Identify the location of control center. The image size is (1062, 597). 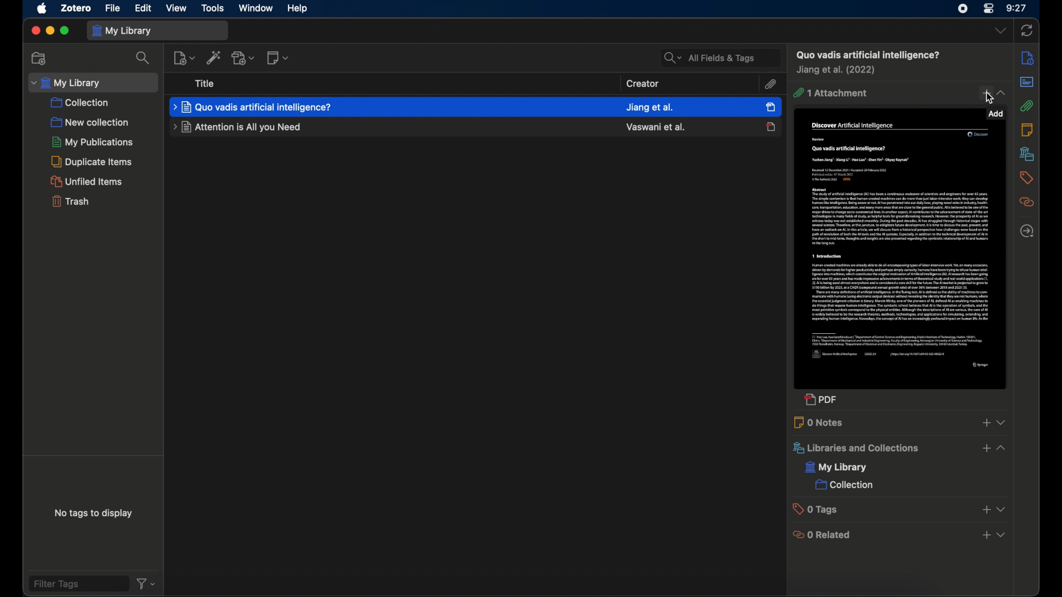
(989, 9).